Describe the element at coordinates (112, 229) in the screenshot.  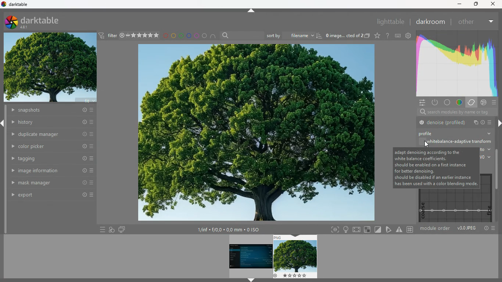
I see `images` at that location.